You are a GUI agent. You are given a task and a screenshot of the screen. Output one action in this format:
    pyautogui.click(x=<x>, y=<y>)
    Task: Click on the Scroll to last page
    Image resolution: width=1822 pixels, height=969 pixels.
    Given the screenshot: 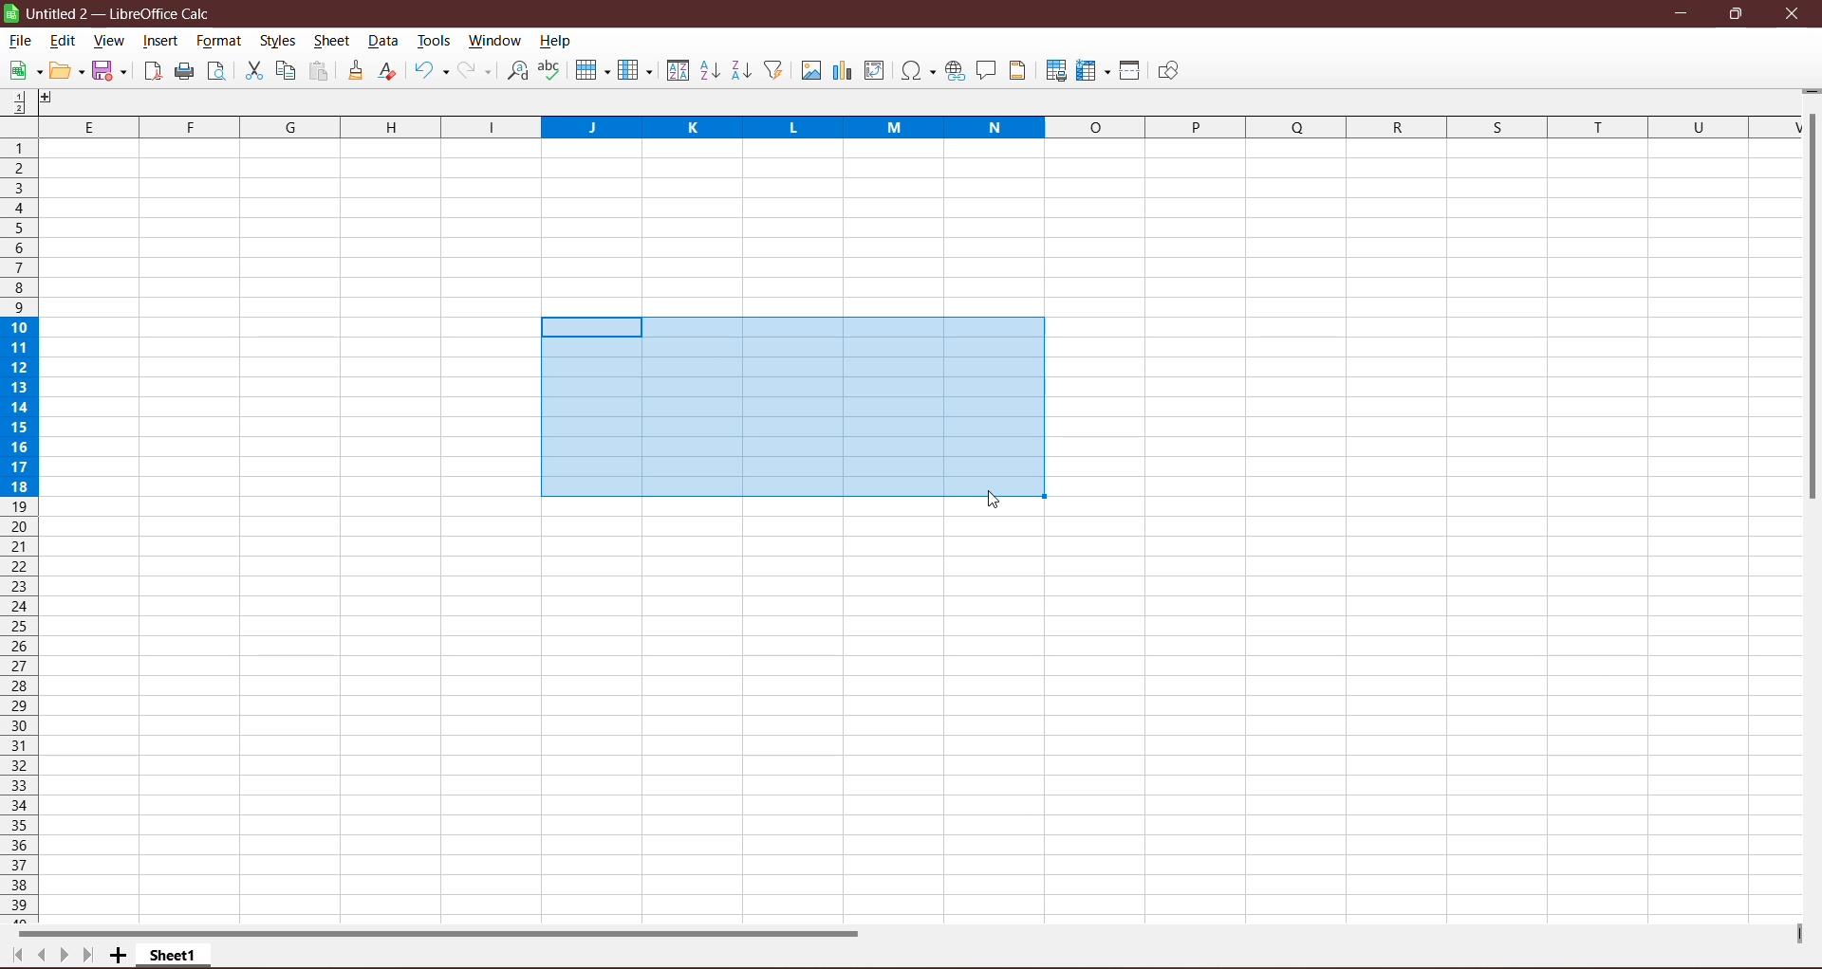 What is the action you would take?
    pyautogui.click(x=86, y=957)
    